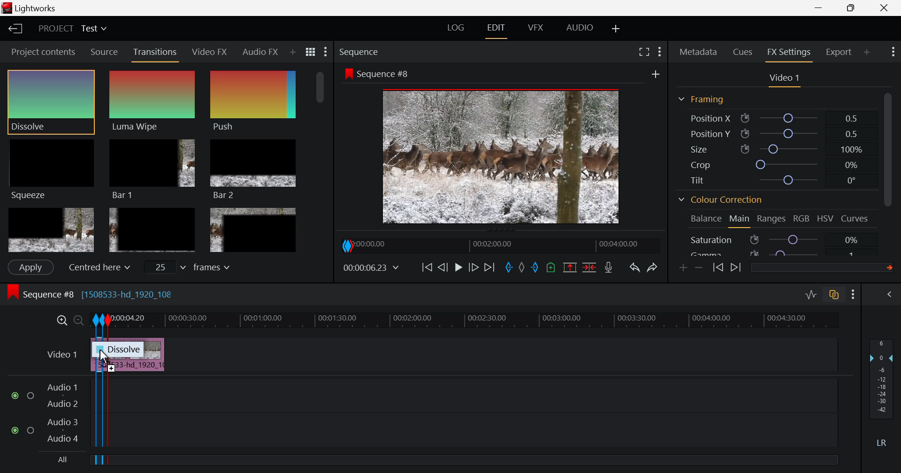 The image size is (901, 473). I want to click on Size, so click(780, 149).